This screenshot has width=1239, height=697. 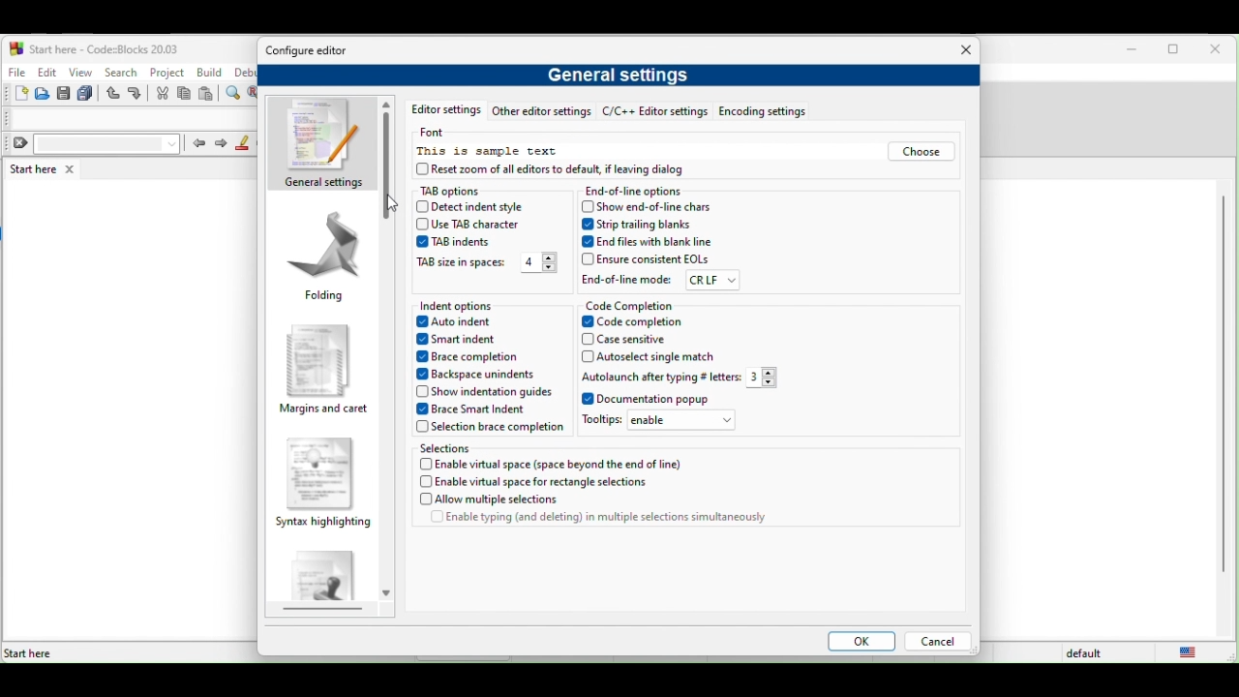 I want to click on editor setting, so click(x=441, y=111).